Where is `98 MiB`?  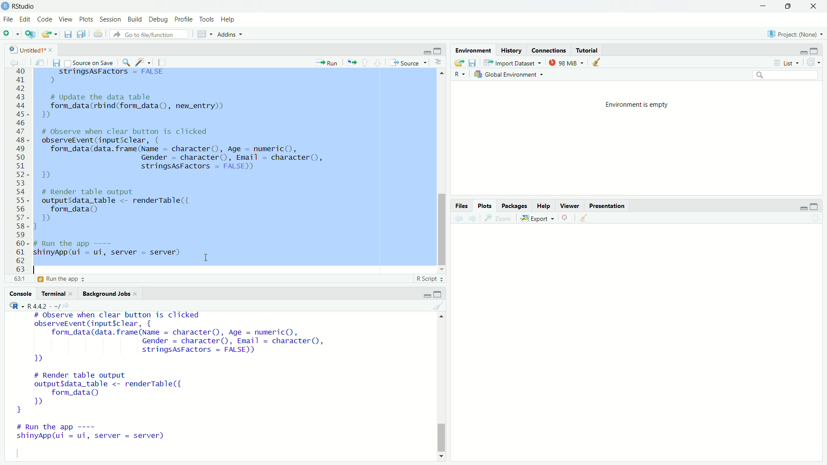 98 MiB is located at coordinates (568, 62).